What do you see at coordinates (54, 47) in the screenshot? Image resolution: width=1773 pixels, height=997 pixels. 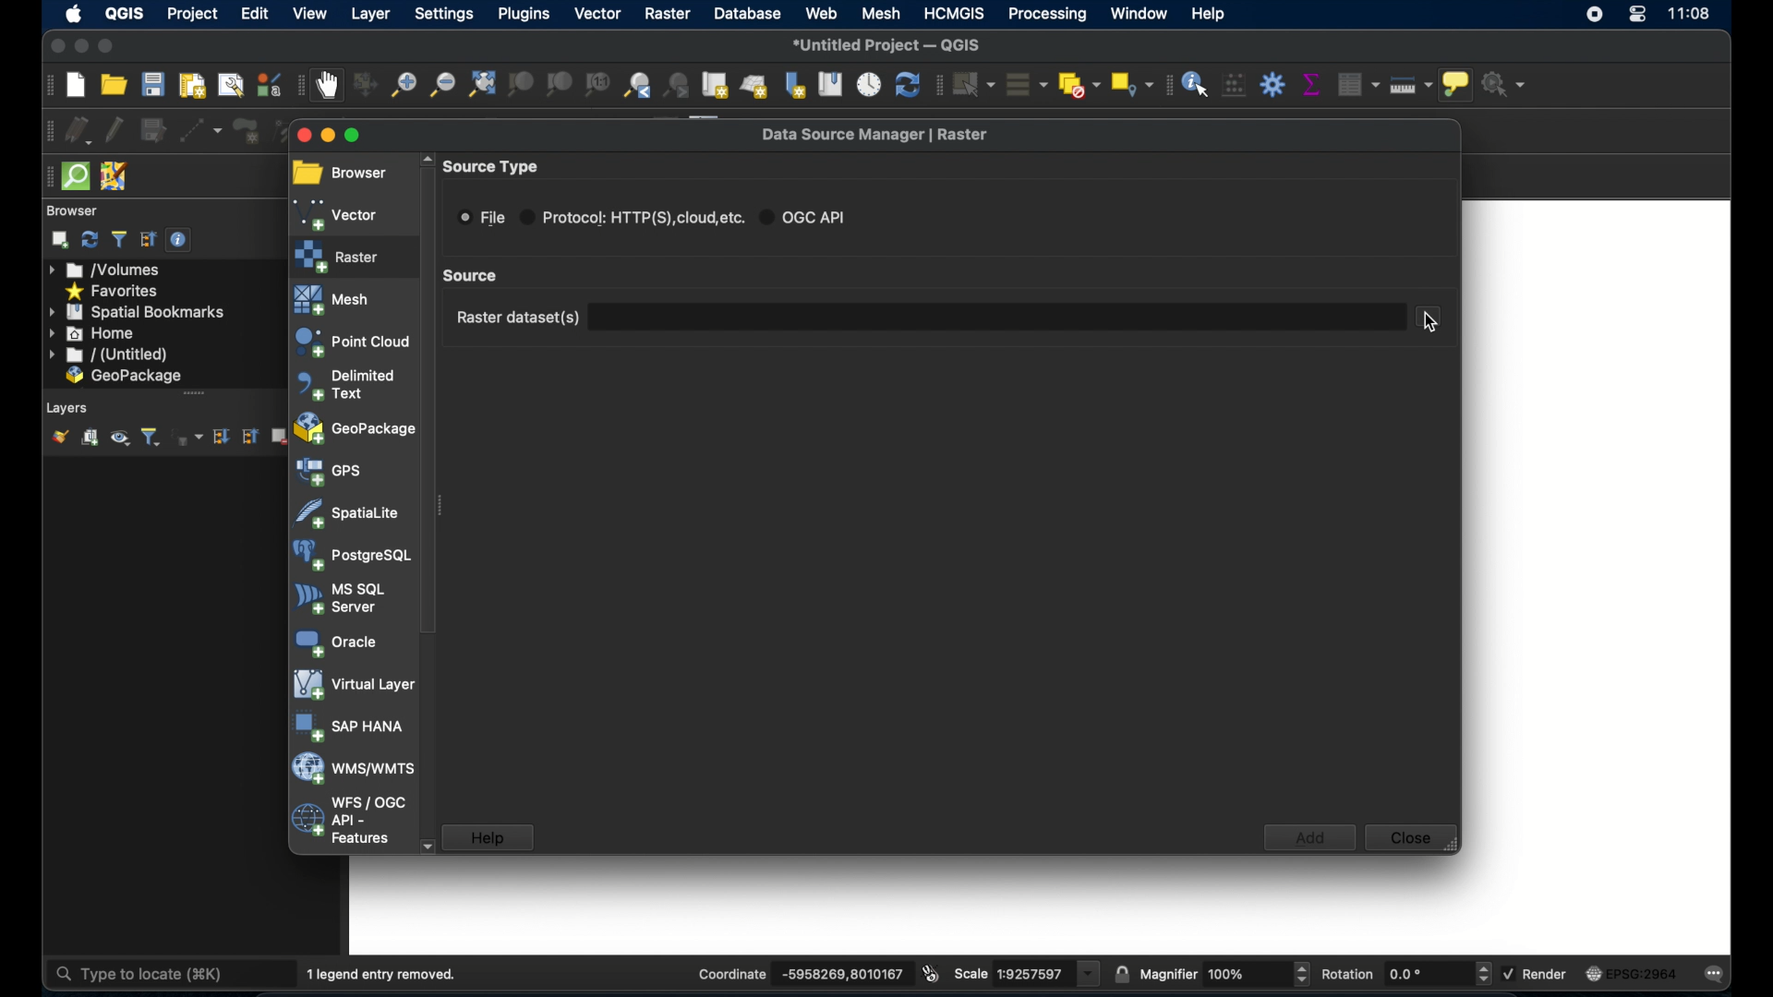 I see `close` at bounding box center [54, 47].